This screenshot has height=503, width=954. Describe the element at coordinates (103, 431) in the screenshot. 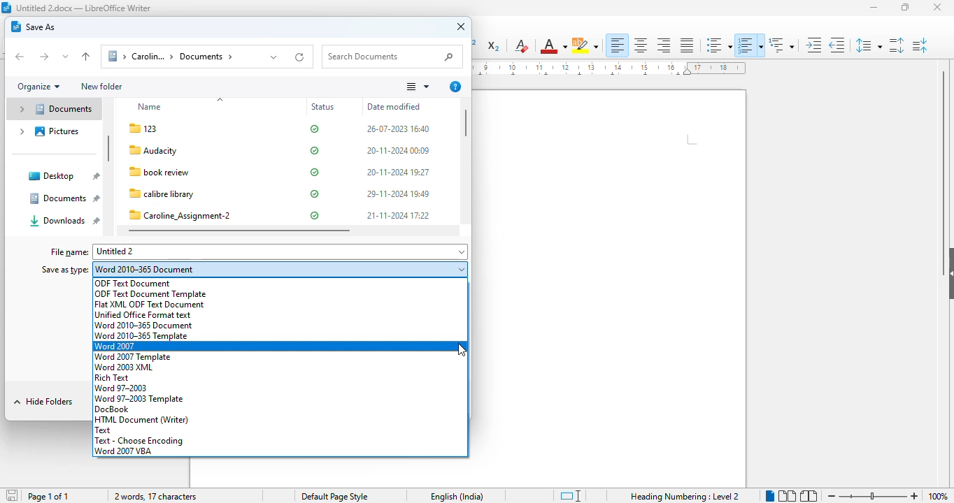

I see `text` at that location.